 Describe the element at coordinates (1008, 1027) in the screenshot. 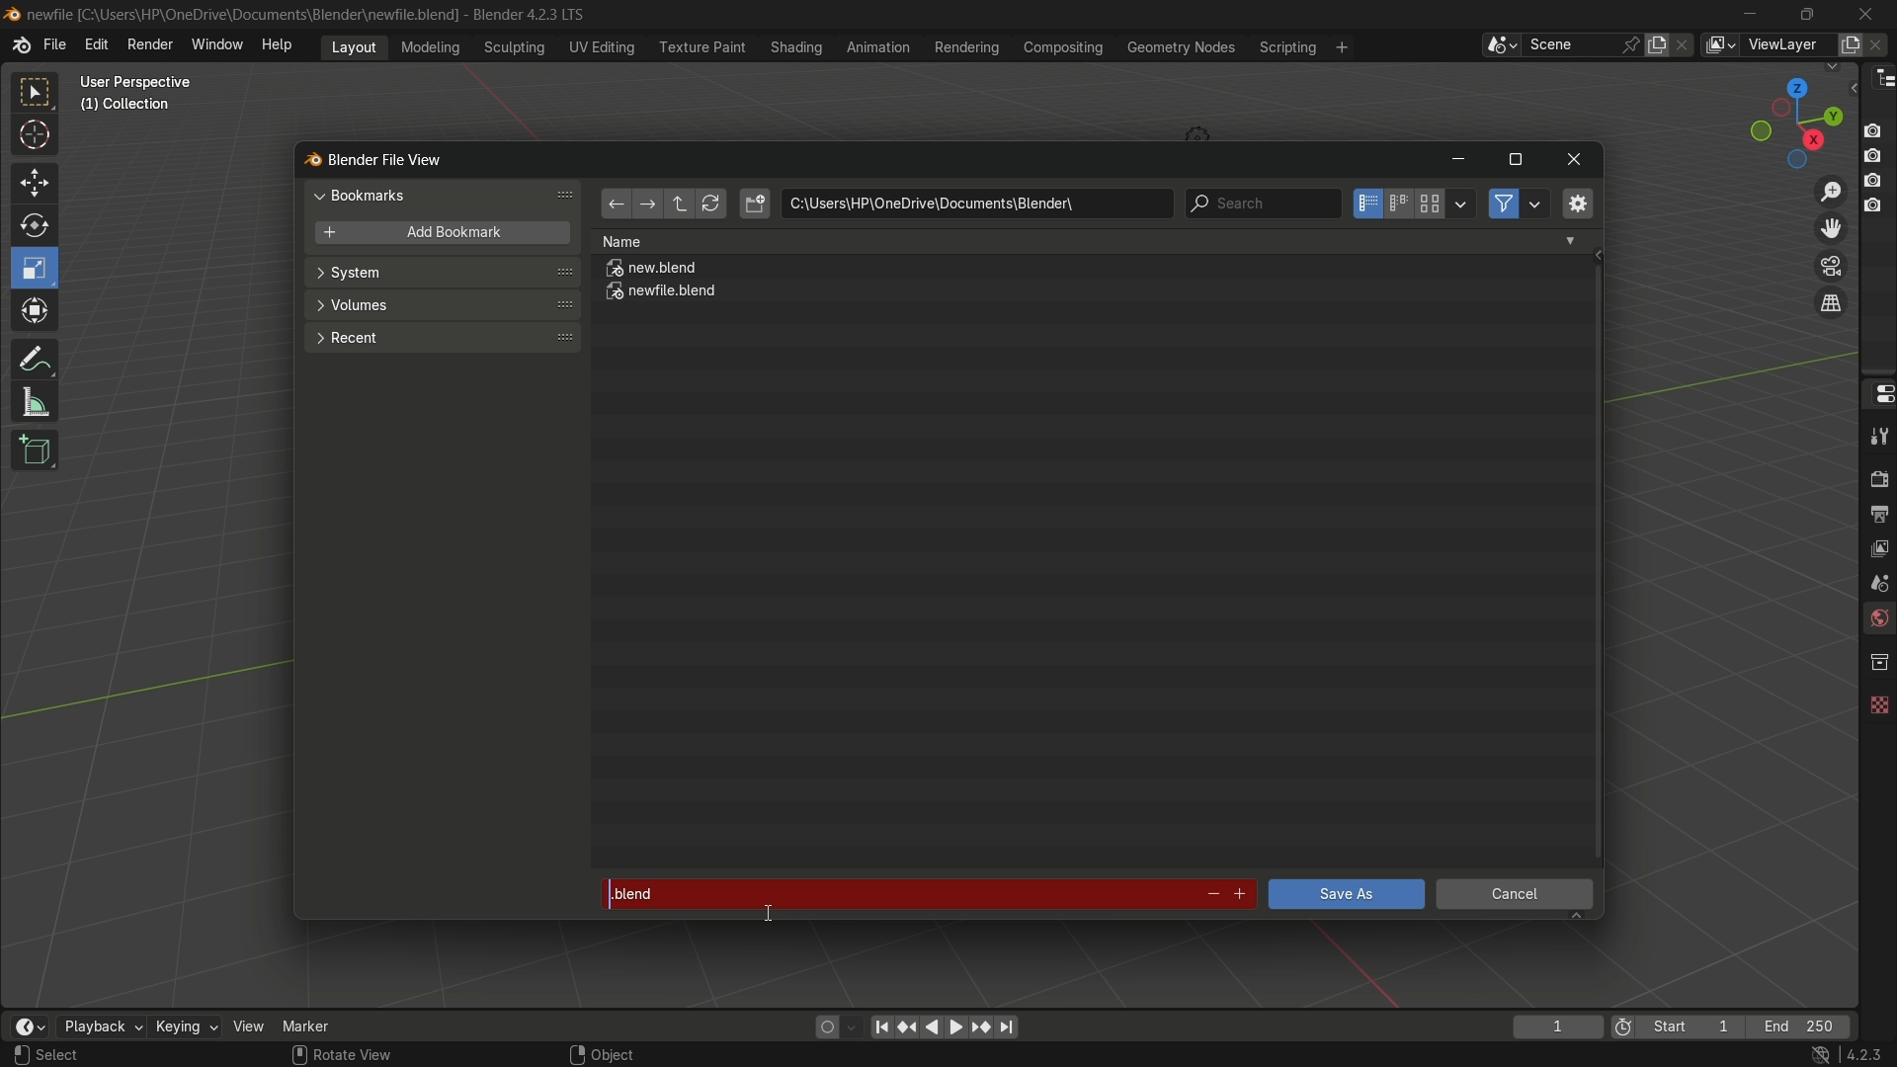

I see `jump to endpoint` at that location.